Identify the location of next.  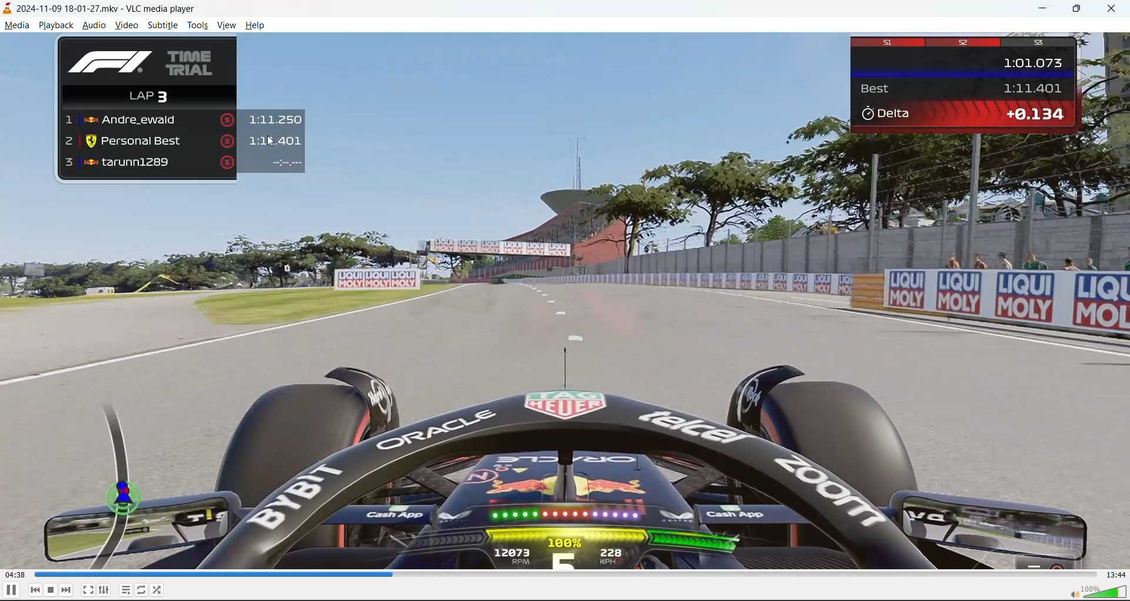
(67, 590).